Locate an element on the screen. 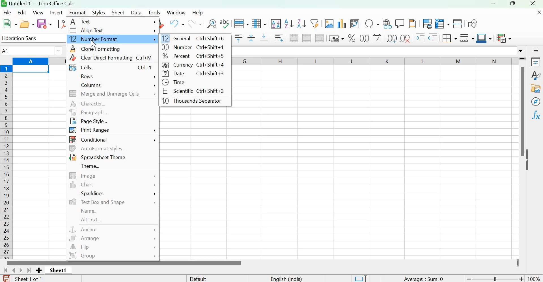 This screenshot has height=282, width=543. Scroll to first sheet is located at coordinates (4, 270).